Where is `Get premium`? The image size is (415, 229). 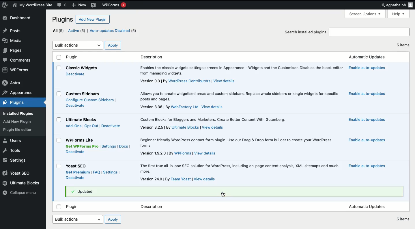
Get premium is located at coordinates (77, 172).